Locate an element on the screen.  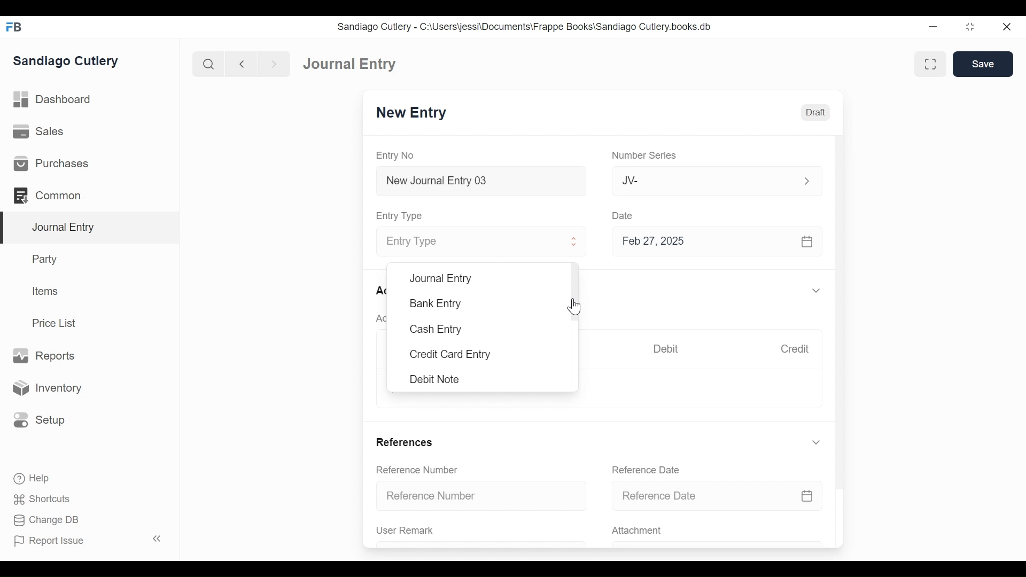
Dashboard is located at coordinates (53, 100).